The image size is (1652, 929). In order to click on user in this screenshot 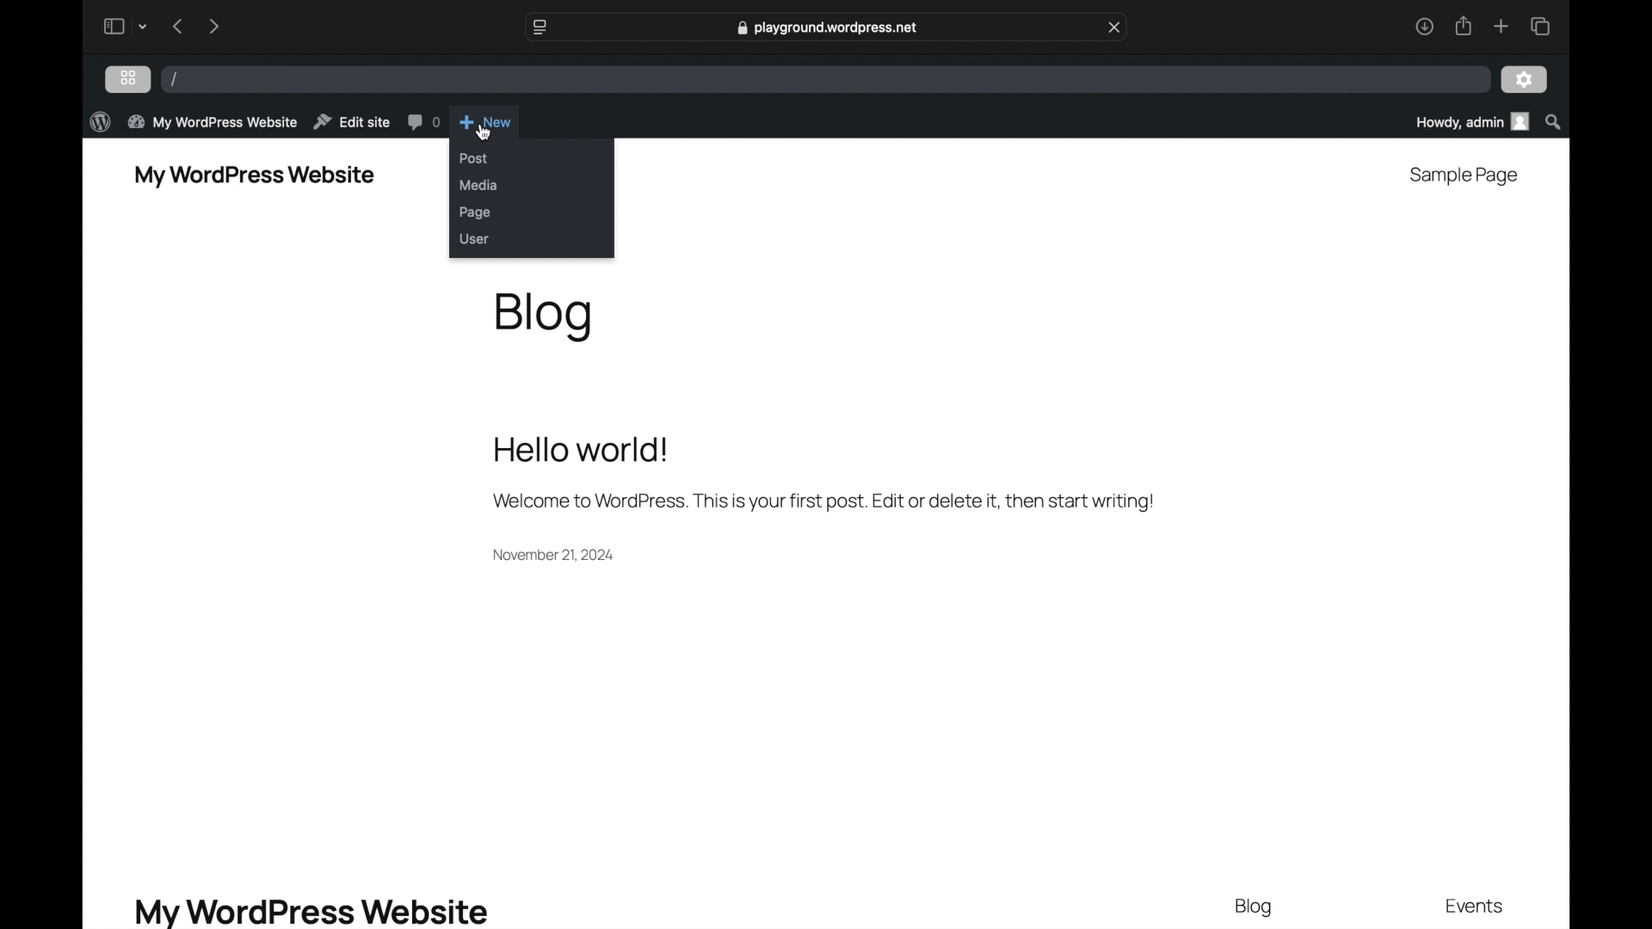, I will do `click(475, 239)`.